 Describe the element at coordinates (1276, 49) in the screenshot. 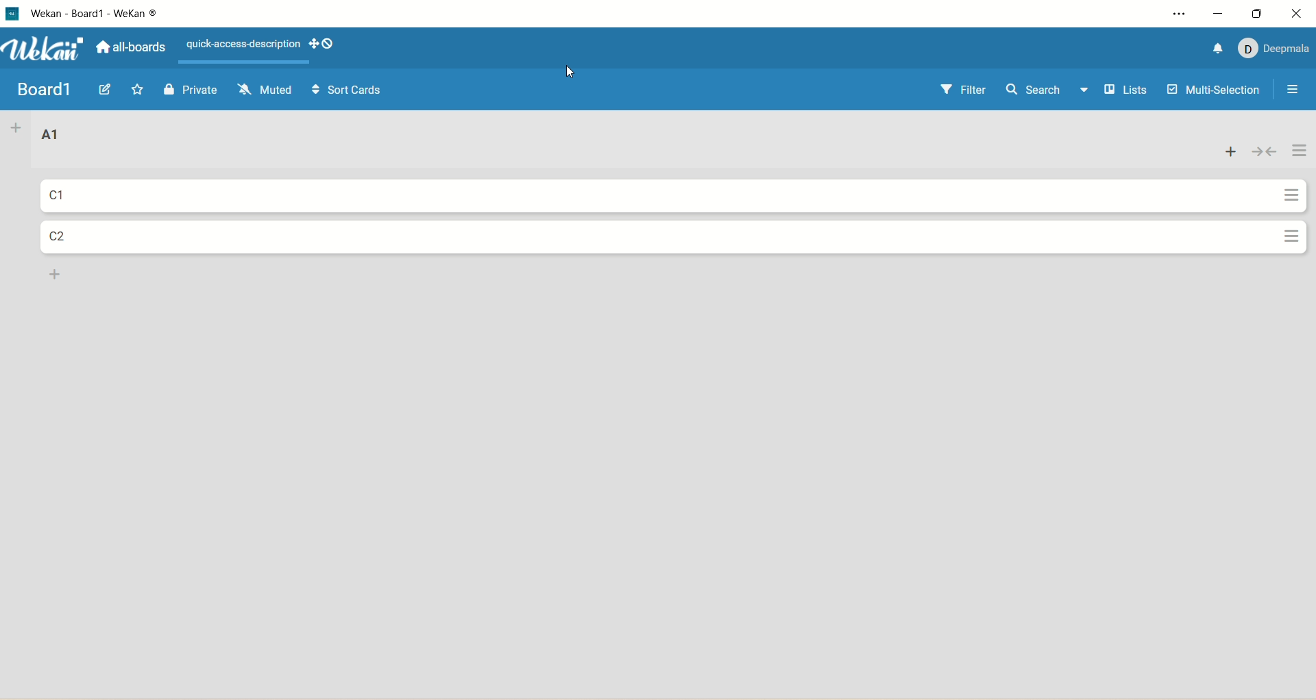

I see `account` at that location.